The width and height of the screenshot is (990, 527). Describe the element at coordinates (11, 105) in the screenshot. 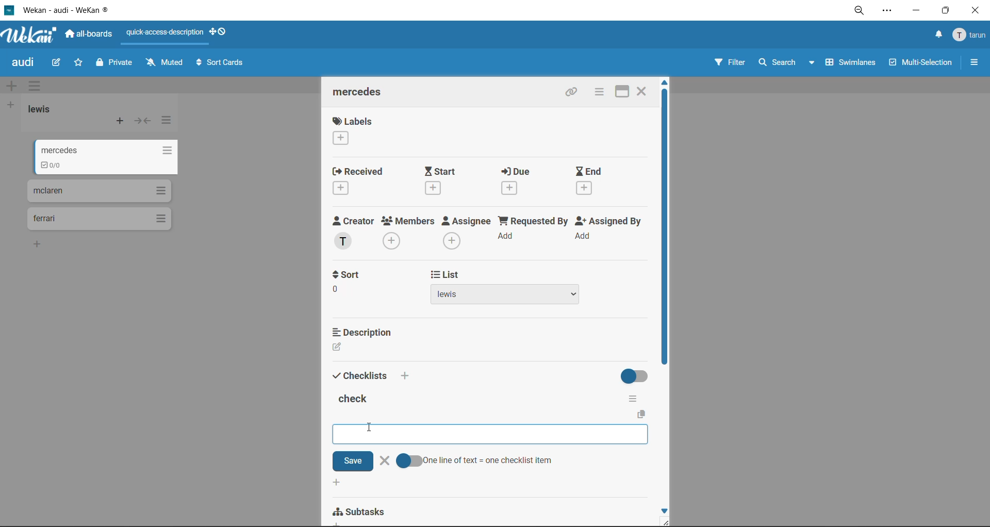

I see `add list` at that location.